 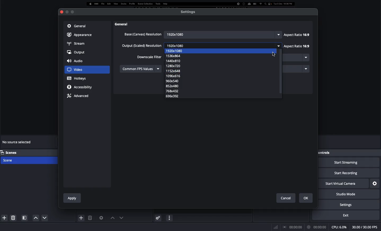 I want to click on Settings, so click(x=375, y=183).